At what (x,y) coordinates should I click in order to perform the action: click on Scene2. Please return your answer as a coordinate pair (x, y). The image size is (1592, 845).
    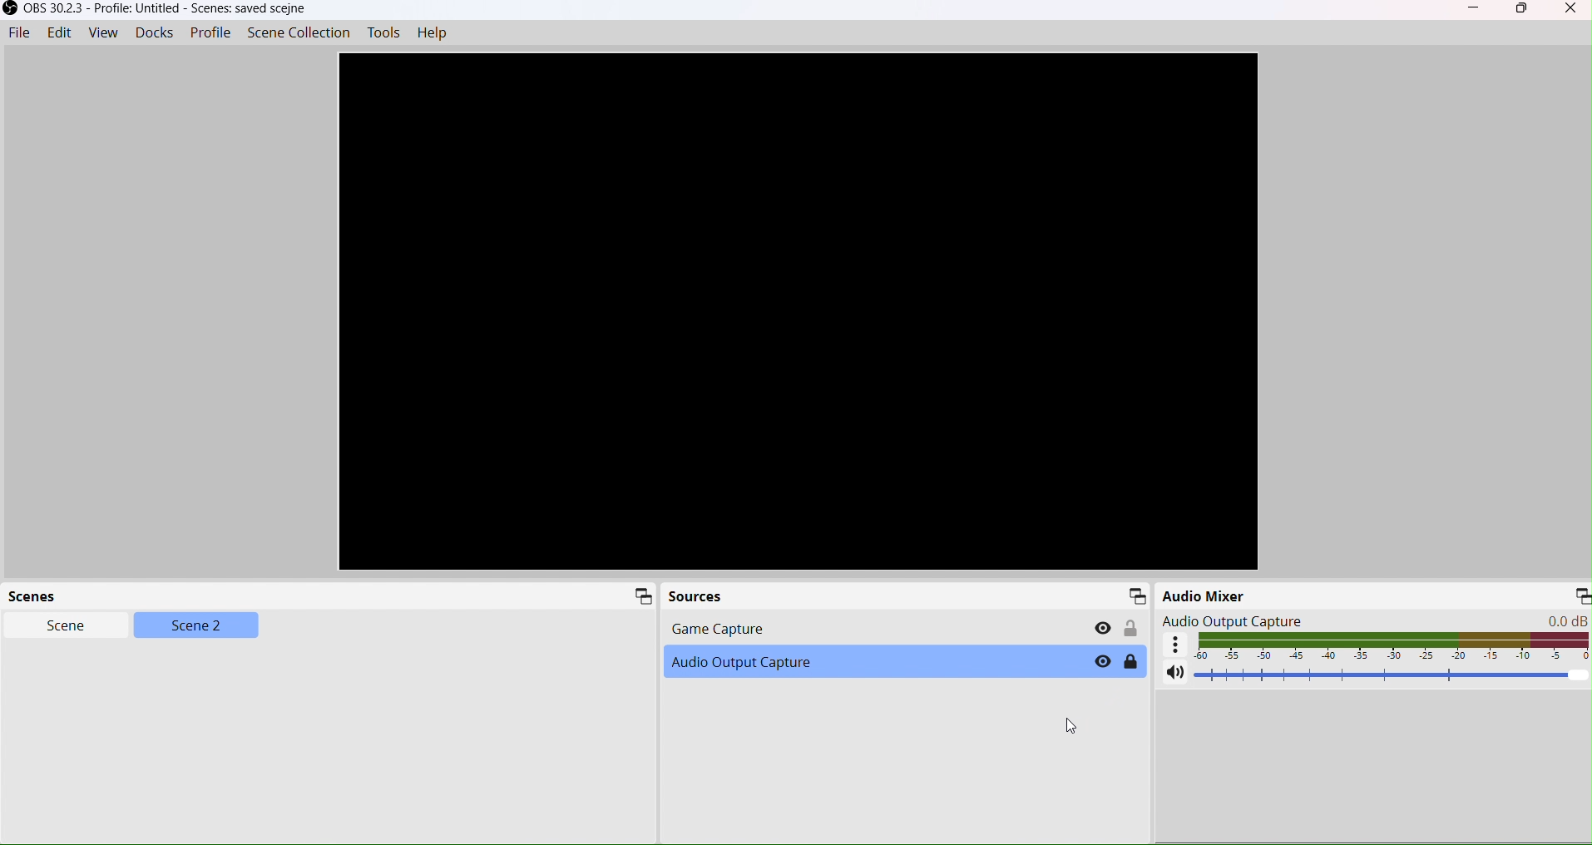
    Looking at the image, I should click on (195, 628).